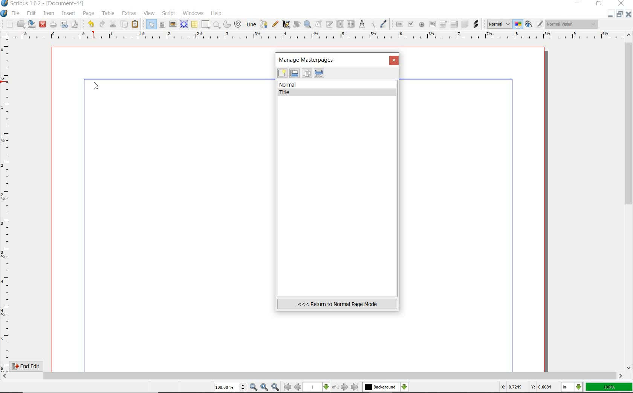  I want to click on pdf check box, so click(410, 24).